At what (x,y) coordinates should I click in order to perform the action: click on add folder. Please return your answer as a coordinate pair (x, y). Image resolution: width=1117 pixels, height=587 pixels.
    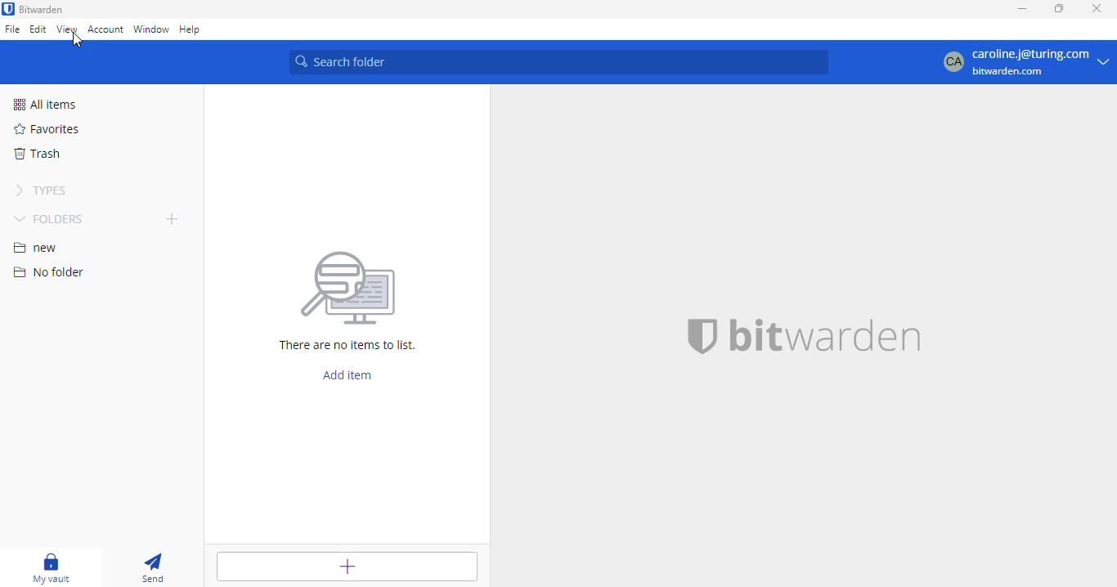
    Looking at the image, I should click on (173, 220).